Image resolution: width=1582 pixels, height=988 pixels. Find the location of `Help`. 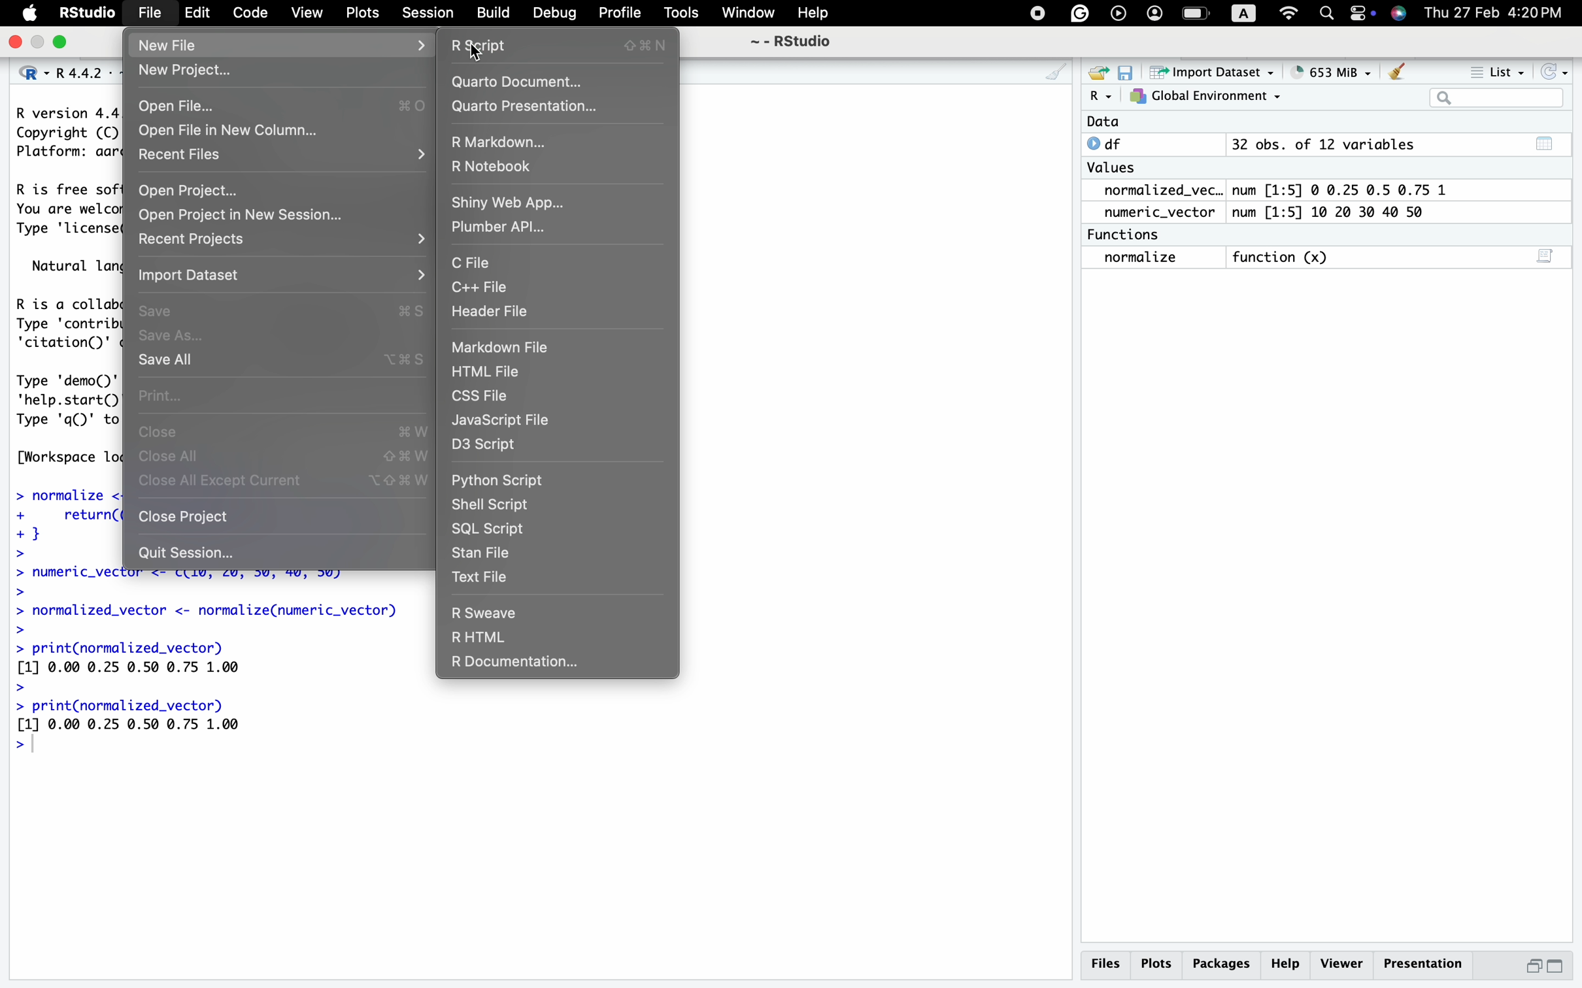

Help is located at coordinates (815, 14).